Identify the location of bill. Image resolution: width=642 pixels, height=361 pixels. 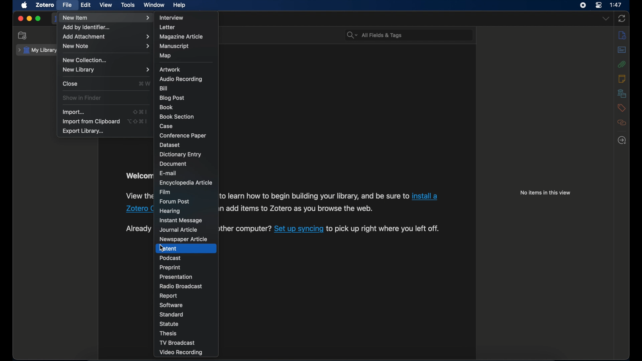
(164, 88).